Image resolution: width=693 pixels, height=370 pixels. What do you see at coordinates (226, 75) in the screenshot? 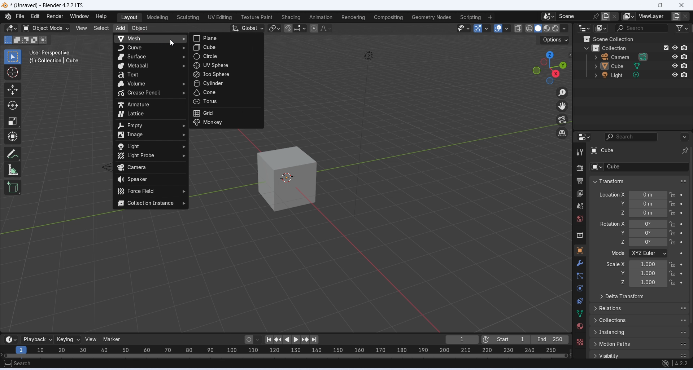
I see `ico sphere` at bounding box center [226, 75].